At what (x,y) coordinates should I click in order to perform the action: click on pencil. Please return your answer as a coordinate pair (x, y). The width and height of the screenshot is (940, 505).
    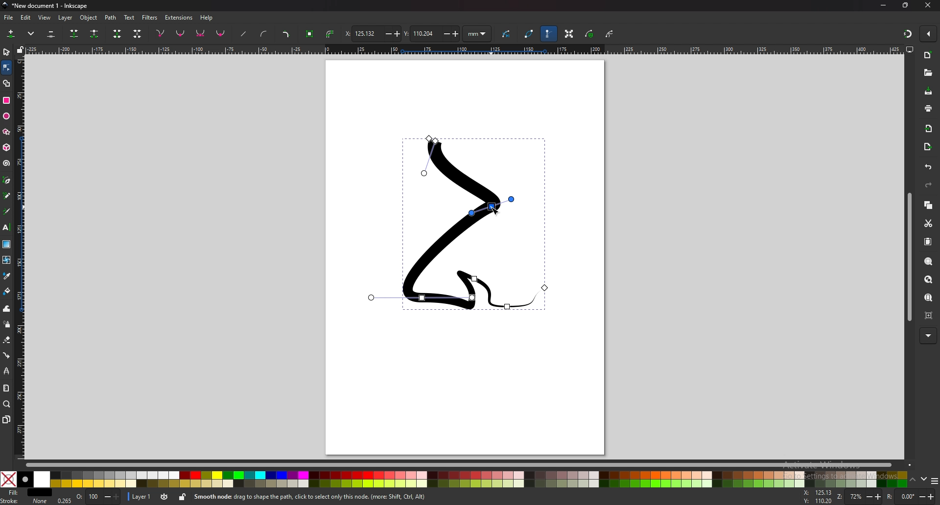
    Looking at the image, I should click on (7, 196).